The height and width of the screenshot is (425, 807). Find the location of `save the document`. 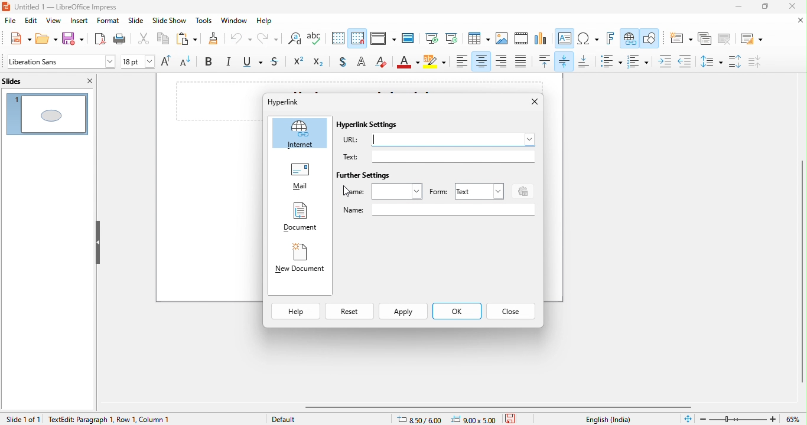

save the document is located at coordinates (514, 418).